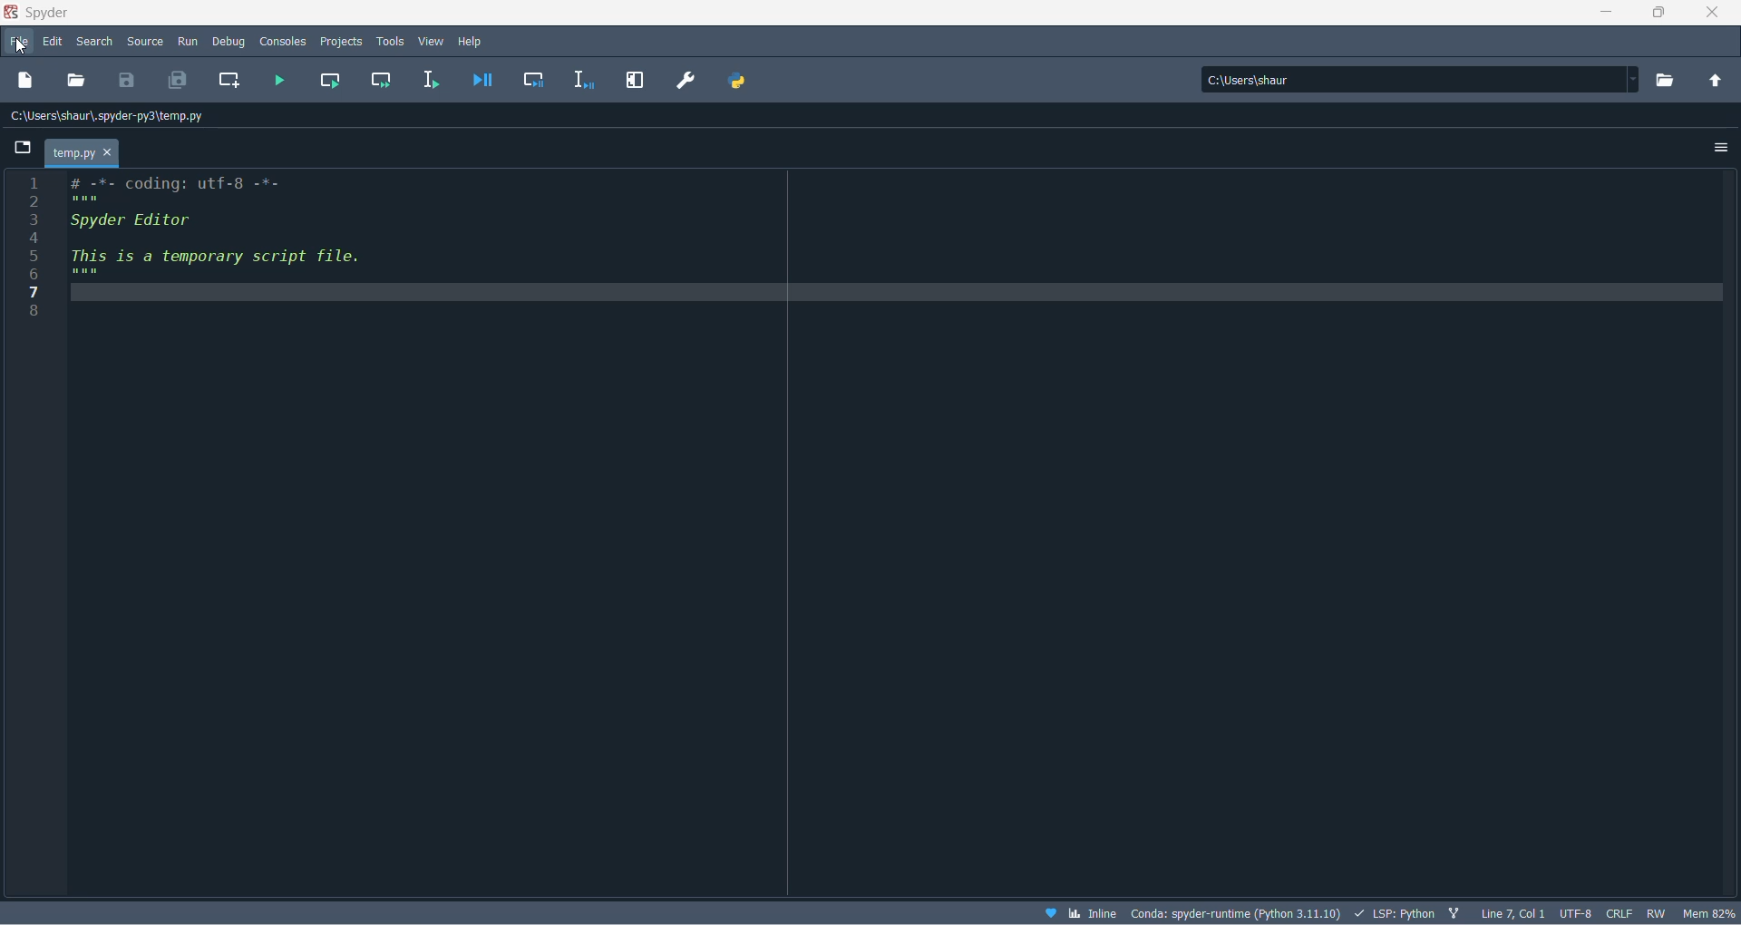 This screenshot has width=1741, height=925. Describe the element at coordinates (391, 40) in the screenshot. I see `tools` at that location.